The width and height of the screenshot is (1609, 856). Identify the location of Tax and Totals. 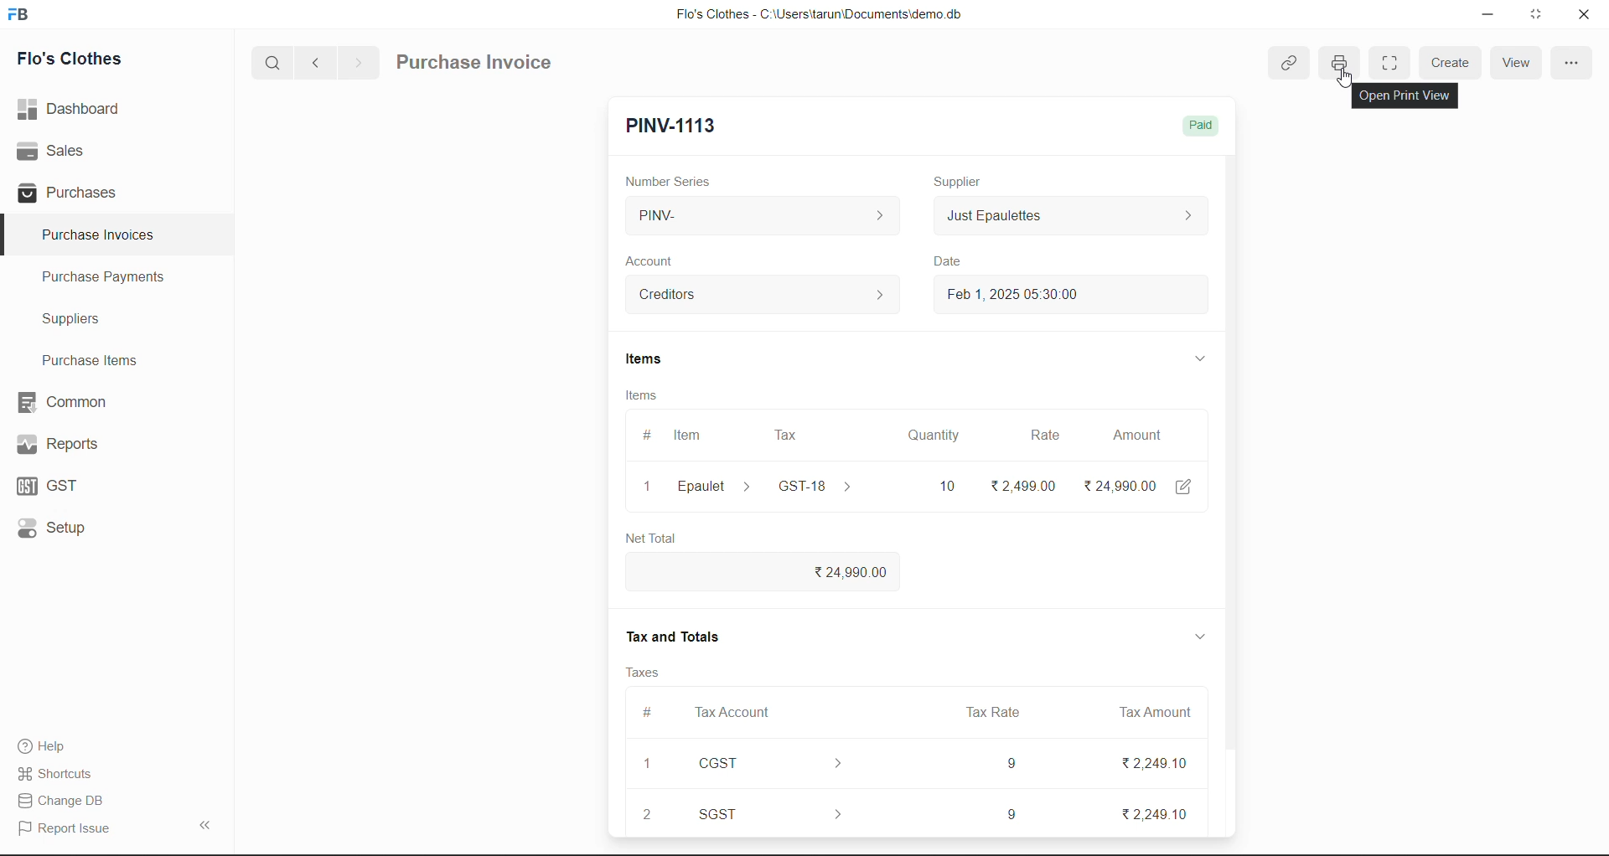
(676, 640).